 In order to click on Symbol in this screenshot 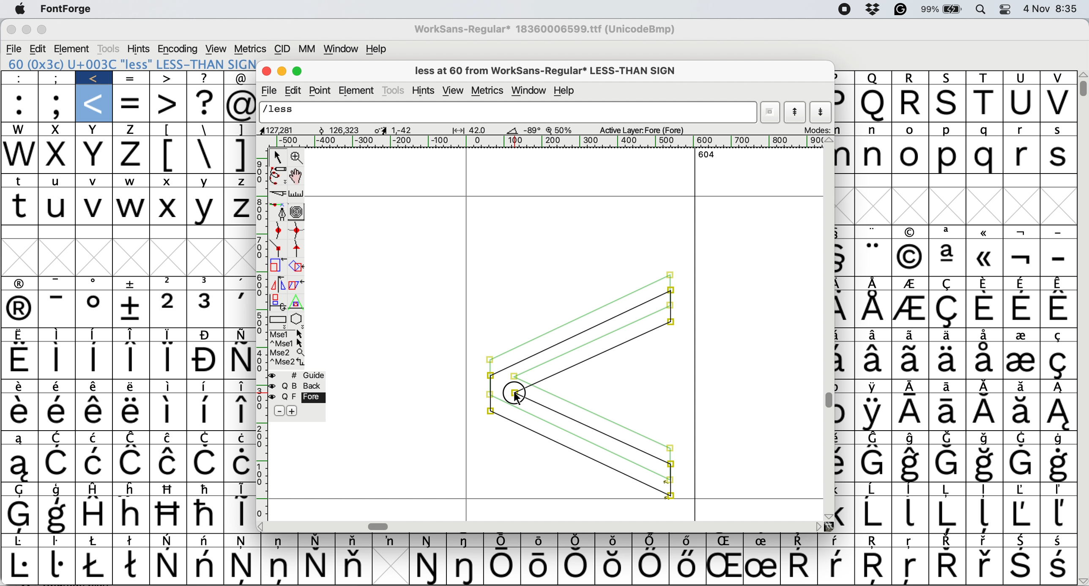, I will do `click(1058, 541)`.